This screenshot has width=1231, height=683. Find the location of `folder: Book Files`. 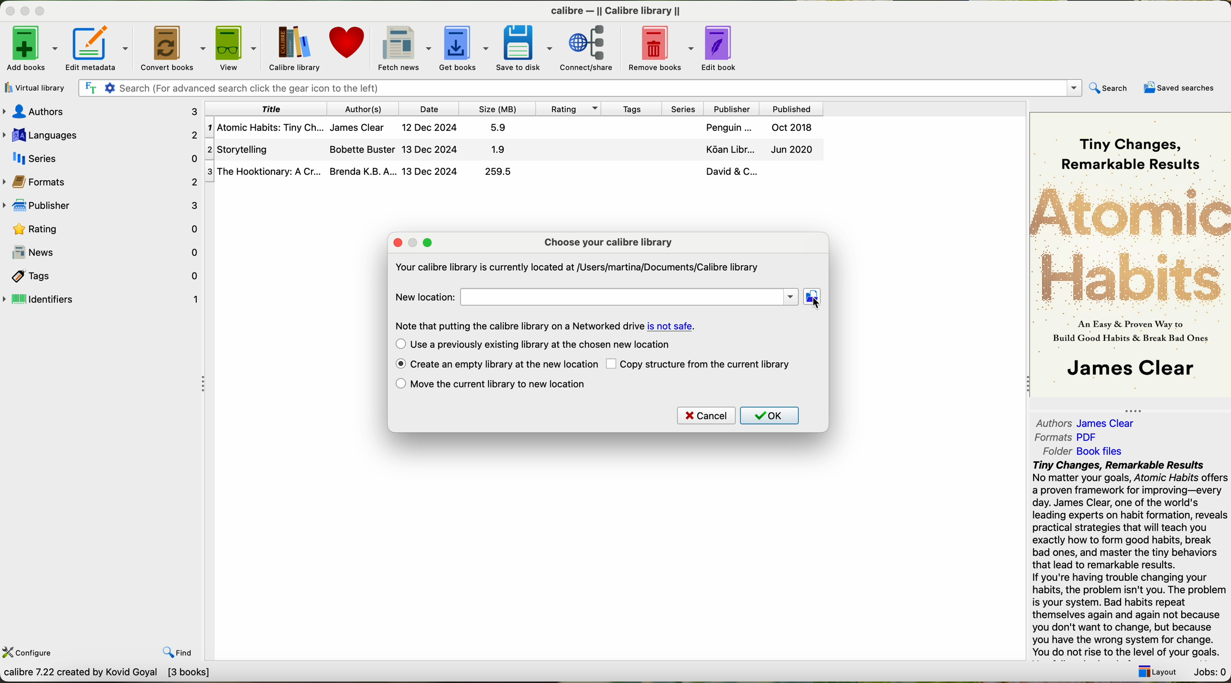

folder: Book Files is located at coordinates (1083, 451).